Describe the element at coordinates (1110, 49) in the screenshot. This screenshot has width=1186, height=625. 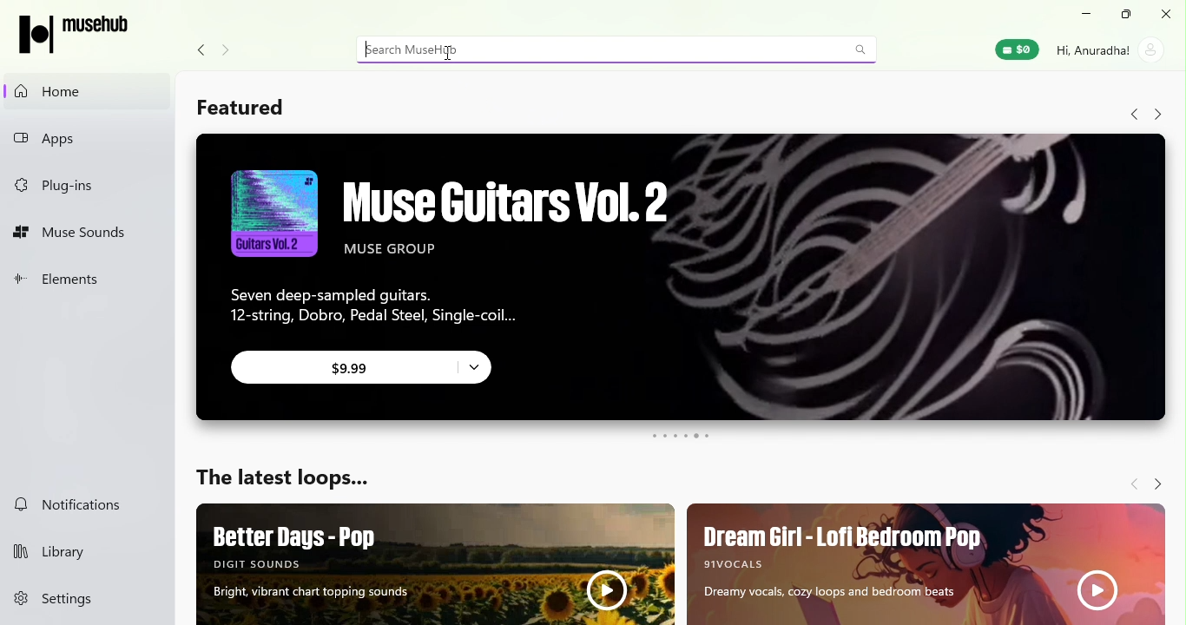
I see `Account` at that location.